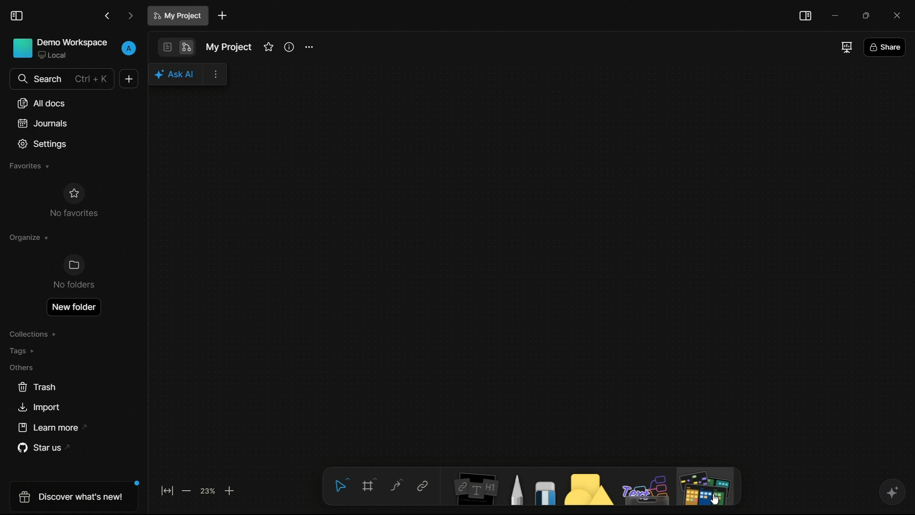 Image resolution: width=915 pixels, height=515 pixels. Describe the element at coordinates (289, 47) in the screenshot. I see `informations` at that location.